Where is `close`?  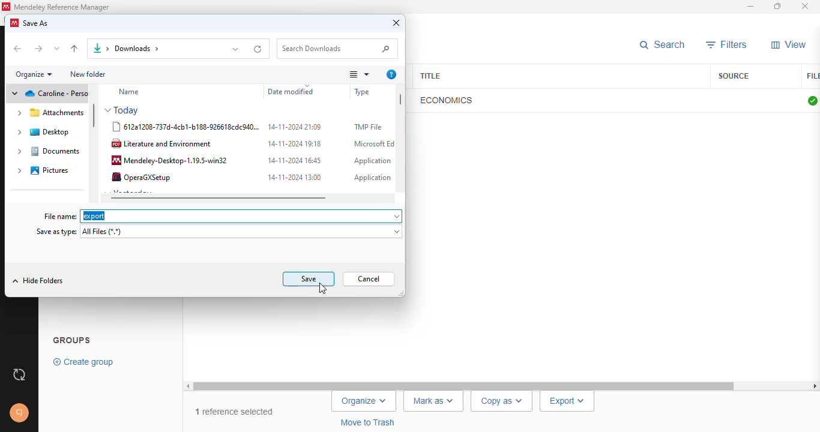
close is located at coordinates (806, 7).